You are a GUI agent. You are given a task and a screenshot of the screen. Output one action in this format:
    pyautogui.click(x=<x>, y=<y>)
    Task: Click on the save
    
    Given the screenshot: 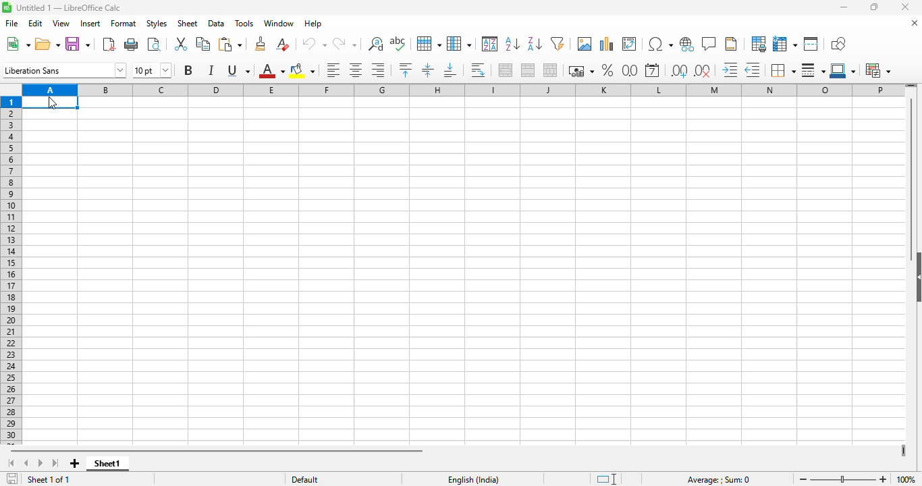 What is the action you would take?
    pyautogui.click(x=77, y=45)
    